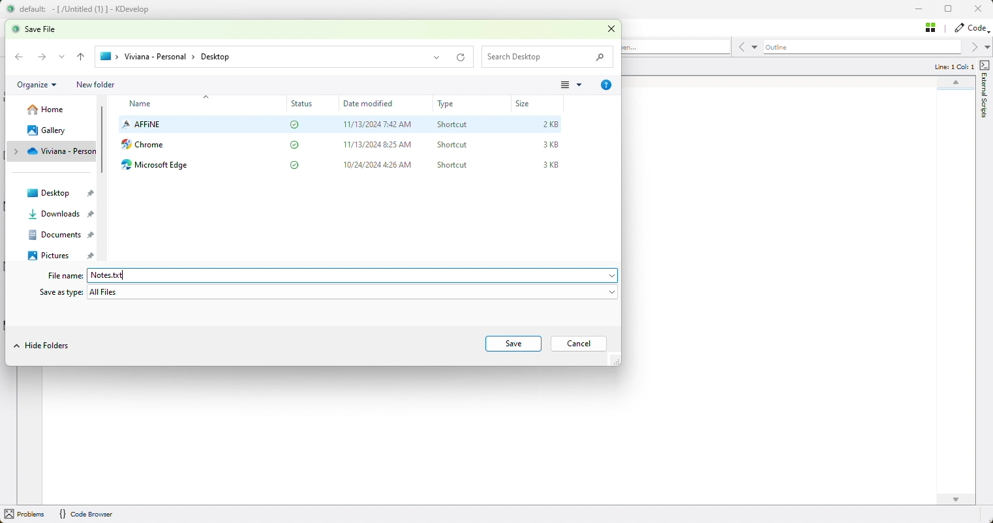 The image size is (993, 523). What do you see at coordinates (551, 144) in the screenshot?
I see `3KB` at bounding box center [551, 144].